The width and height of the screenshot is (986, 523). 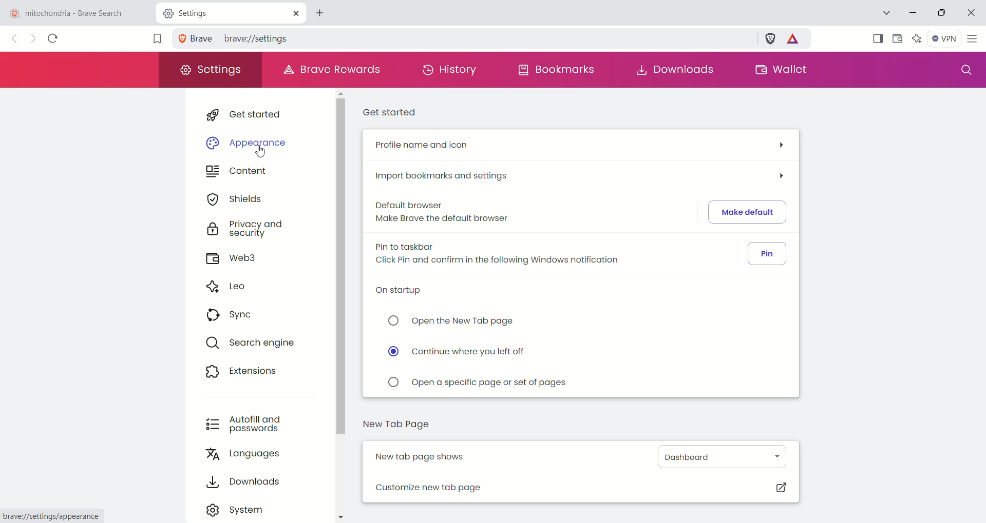 What do you see at coordinates (237, 259) in the screenshot?
I see `web3` at bounding box center [237, 259].